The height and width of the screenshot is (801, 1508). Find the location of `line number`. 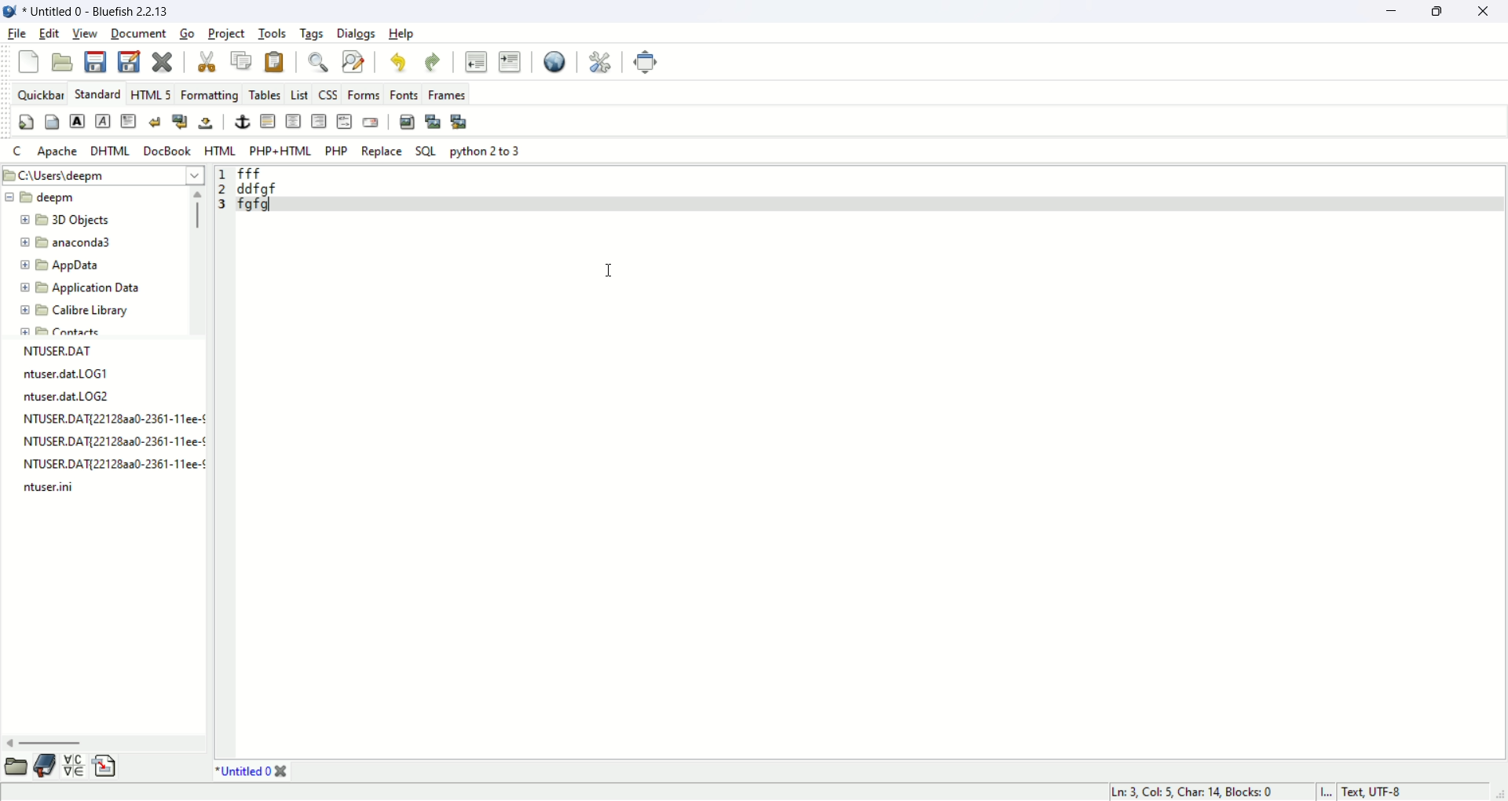

line number is located at coordinates (221, 192).